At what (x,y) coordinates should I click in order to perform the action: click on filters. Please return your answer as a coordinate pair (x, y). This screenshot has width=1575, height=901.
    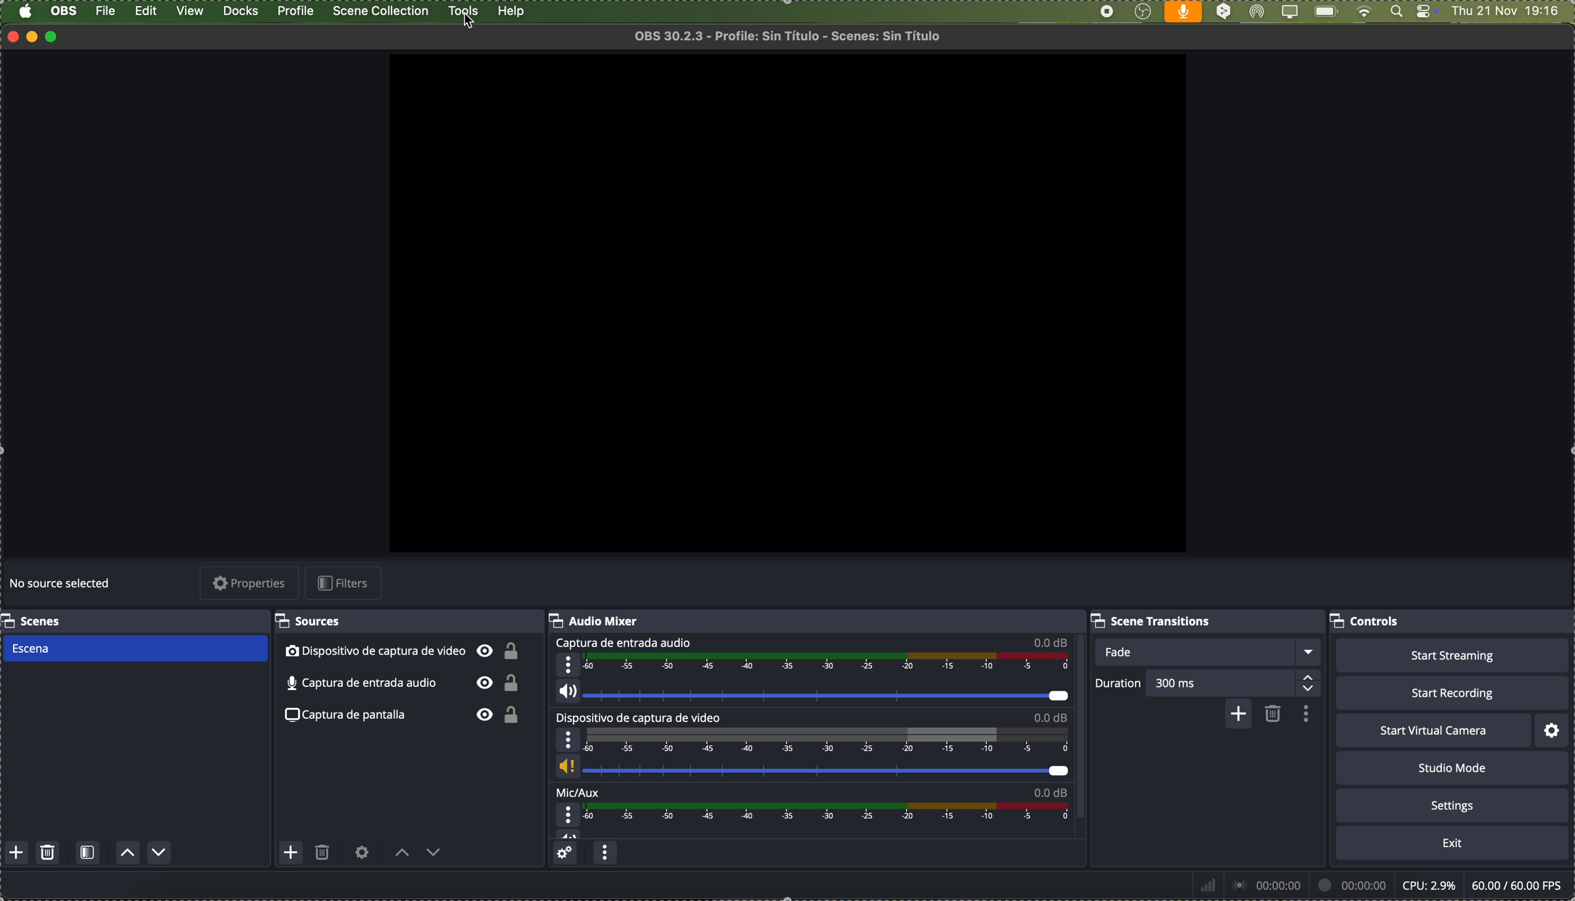
    Looking at the image, I should click on (346, 583).